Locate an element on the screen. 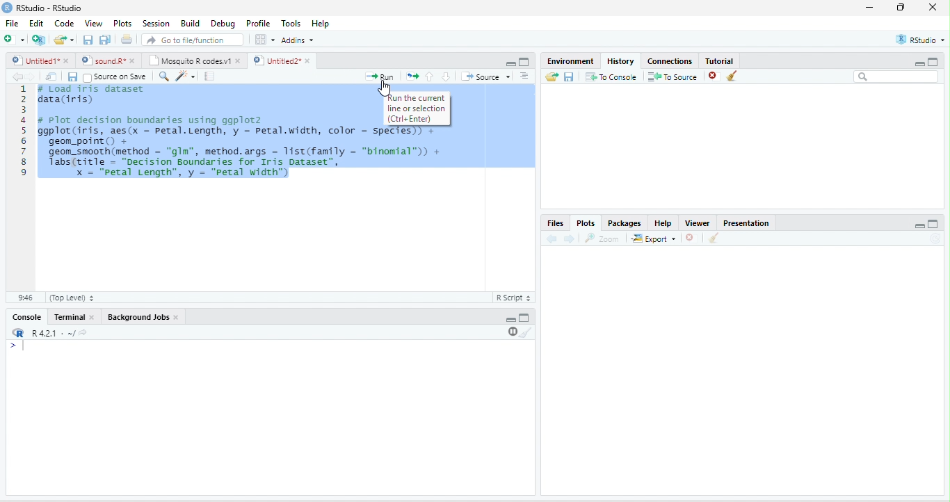  refresh is located at coordinates (935, 238).